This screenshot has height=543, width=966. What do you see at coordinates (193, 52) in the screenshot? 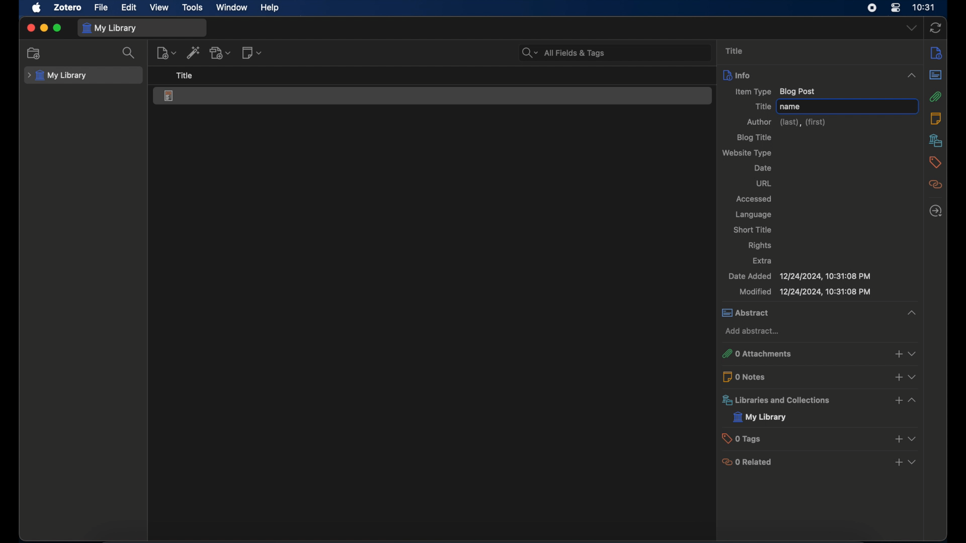
I see `add item by identifier` at bounding box center [193, 52].